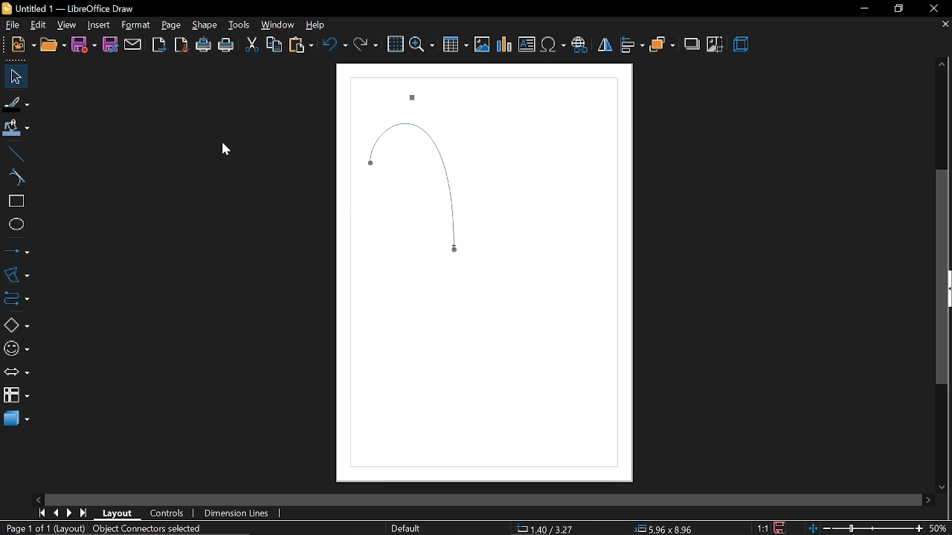 Image resolution: width=952 pixels, height=535 pixels. What do you see at coordinates (55, 513) in the screenshot?
I see `previous page` at bounding box center [55, 513].